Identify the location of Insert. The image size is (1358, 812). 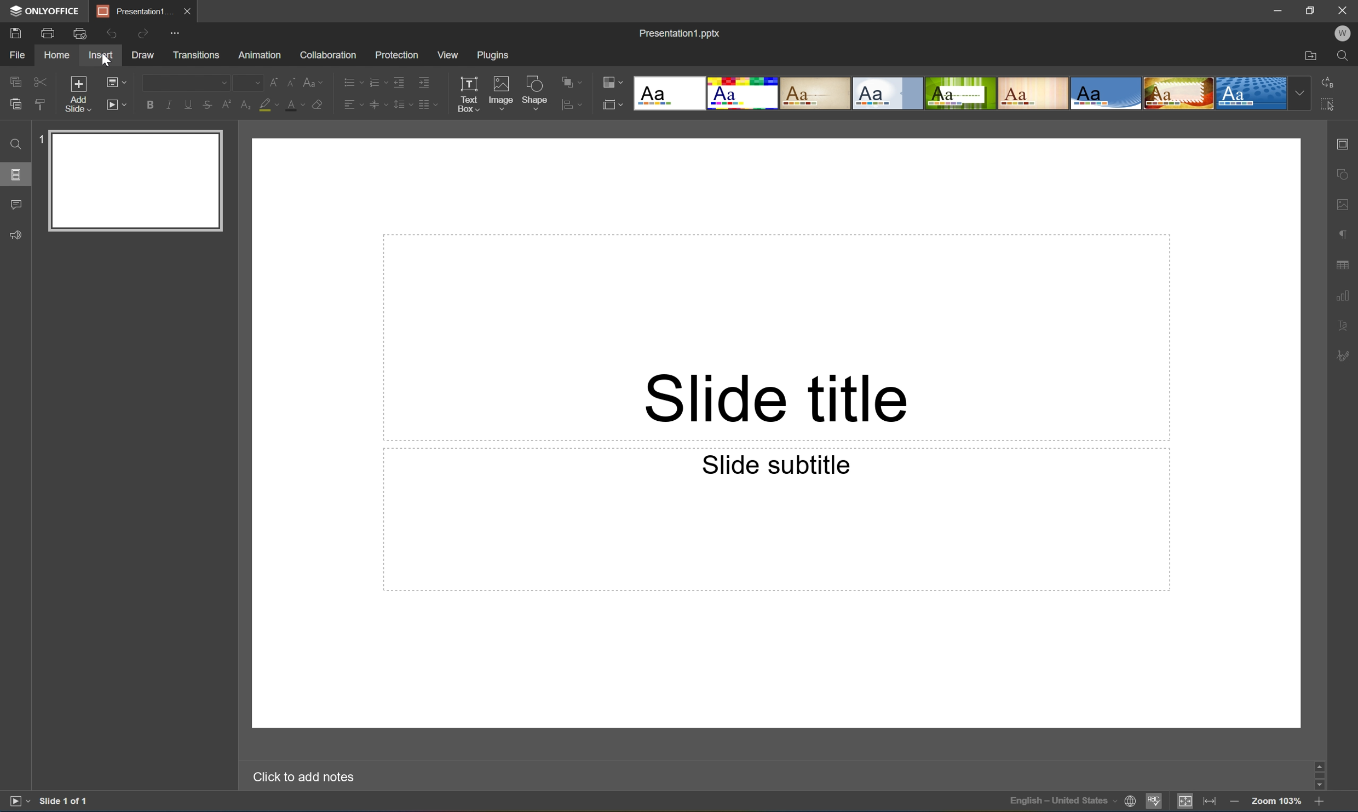
(100, 55).